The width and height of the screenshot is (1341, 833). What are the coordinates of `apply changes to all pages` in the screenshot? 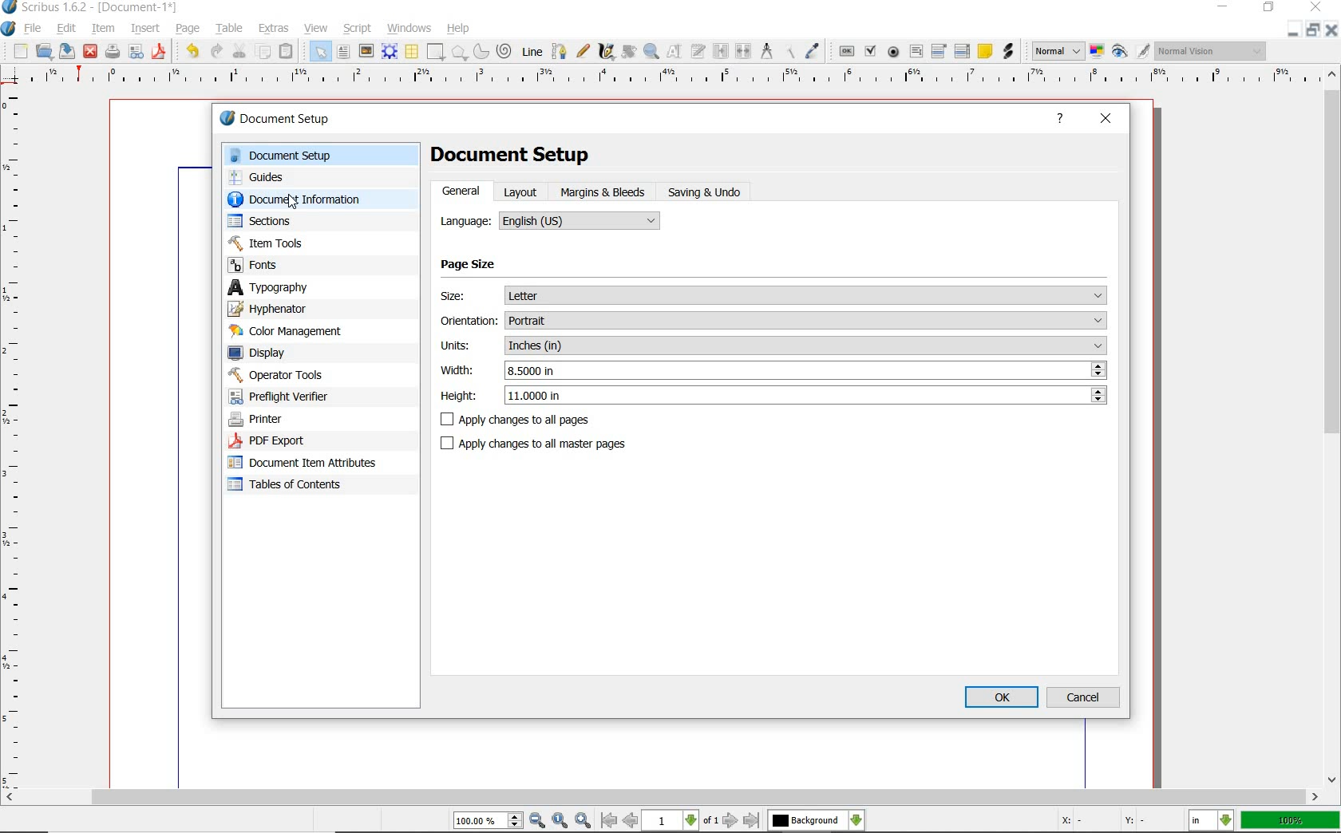 It's located at (568, 421).